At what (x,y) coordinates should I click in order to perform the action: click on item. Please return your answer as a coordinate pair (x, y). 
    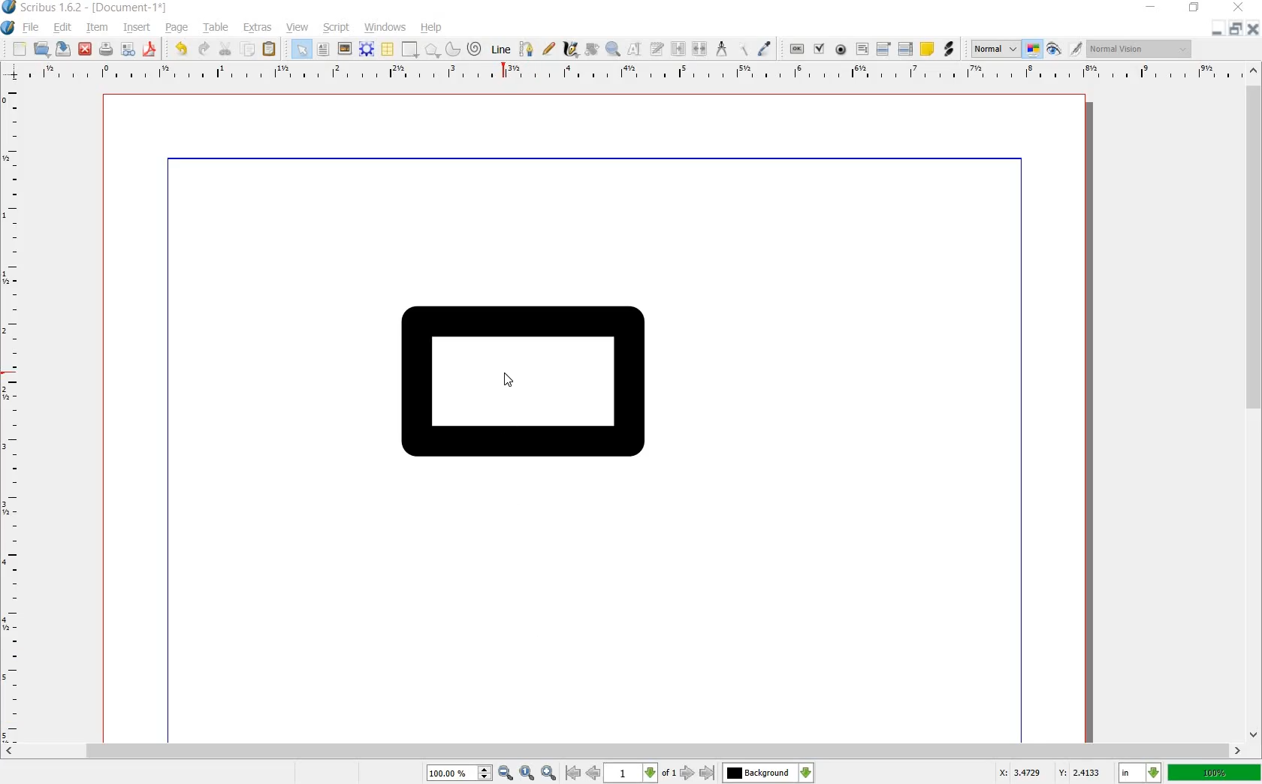
    Looking at the image, I should click on (95, 27).